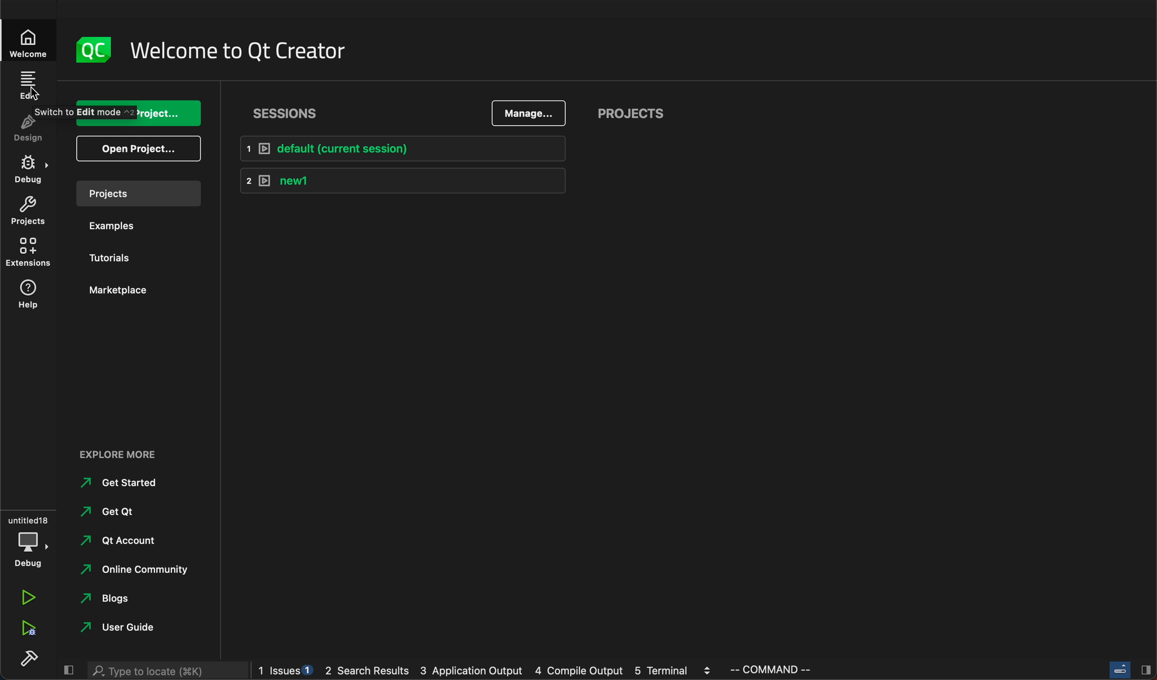  Describe the element at coordinates (132, 625) in the screenshot. I see `guide` at that location.